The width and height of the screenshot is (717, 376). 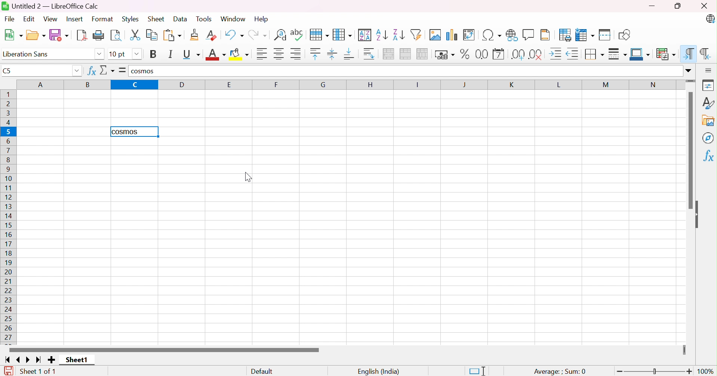 I want to click on Align Top, so click(x=317, y=54).